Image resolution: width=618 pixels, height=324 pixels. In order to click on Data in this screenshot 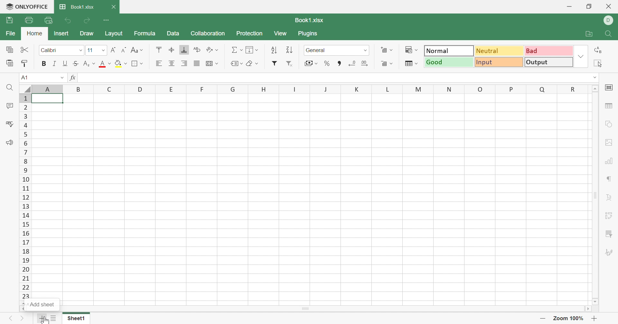, I will do `click(172, 33)`.